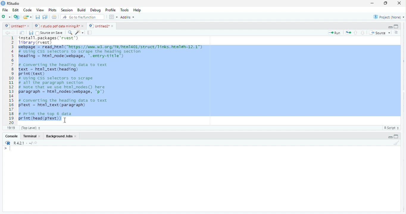  I want to click on close, so click(29, 26).